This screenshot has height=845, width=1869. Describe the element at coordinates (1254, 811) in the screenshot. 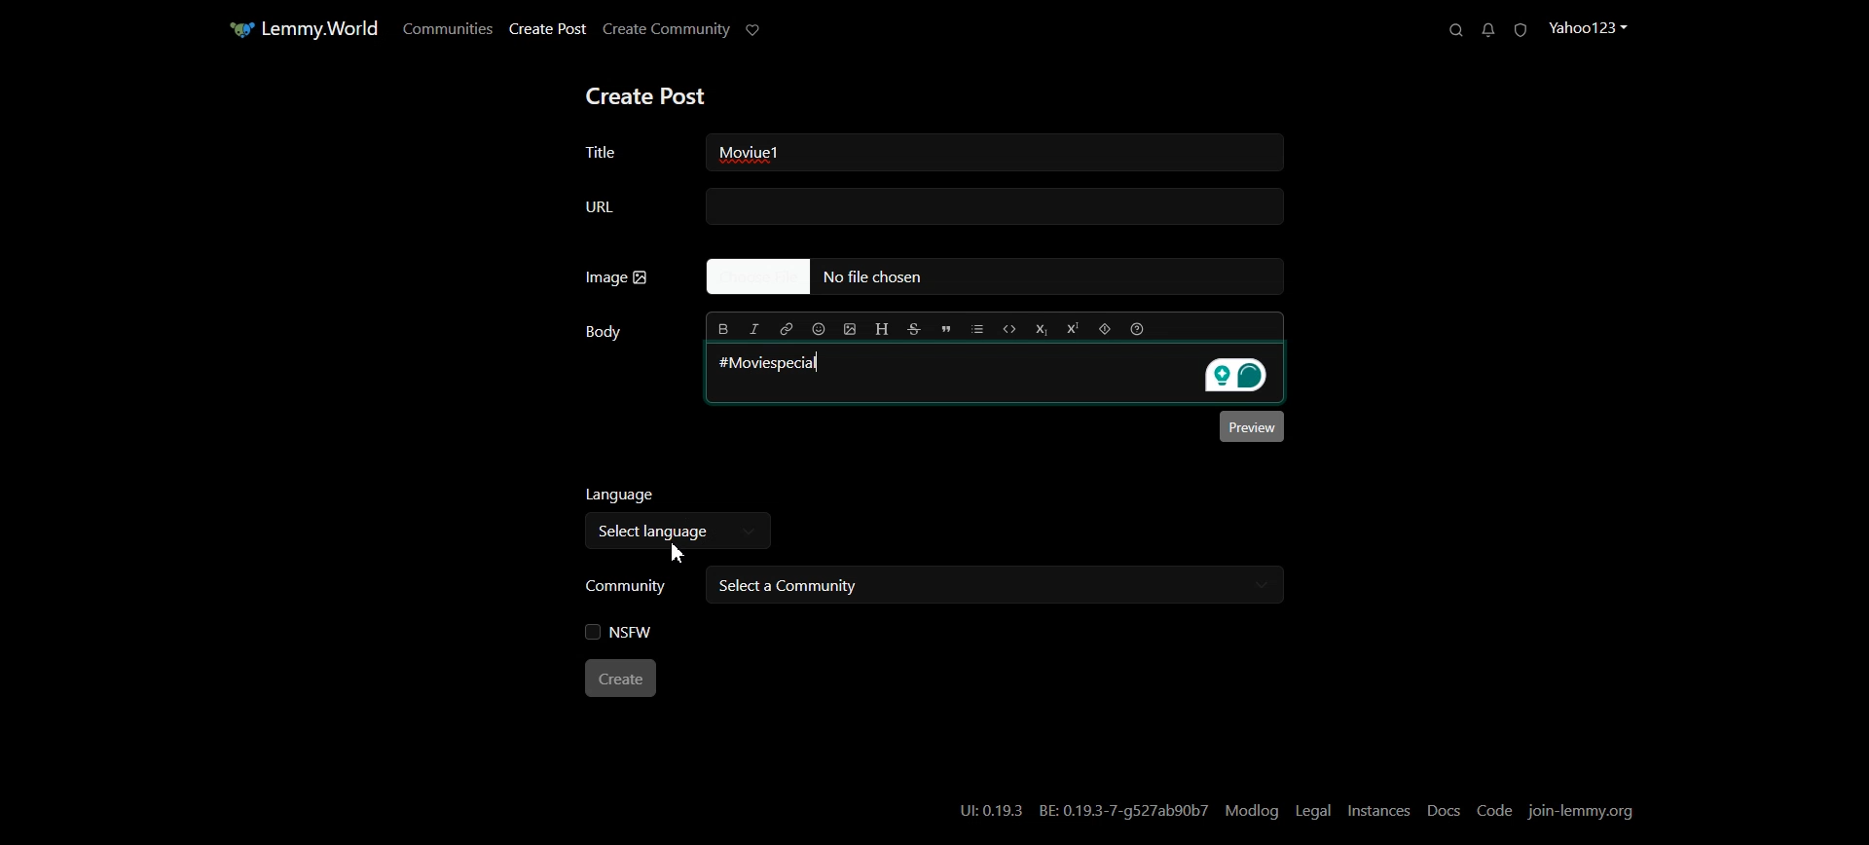

I see `Modlog` at that location.